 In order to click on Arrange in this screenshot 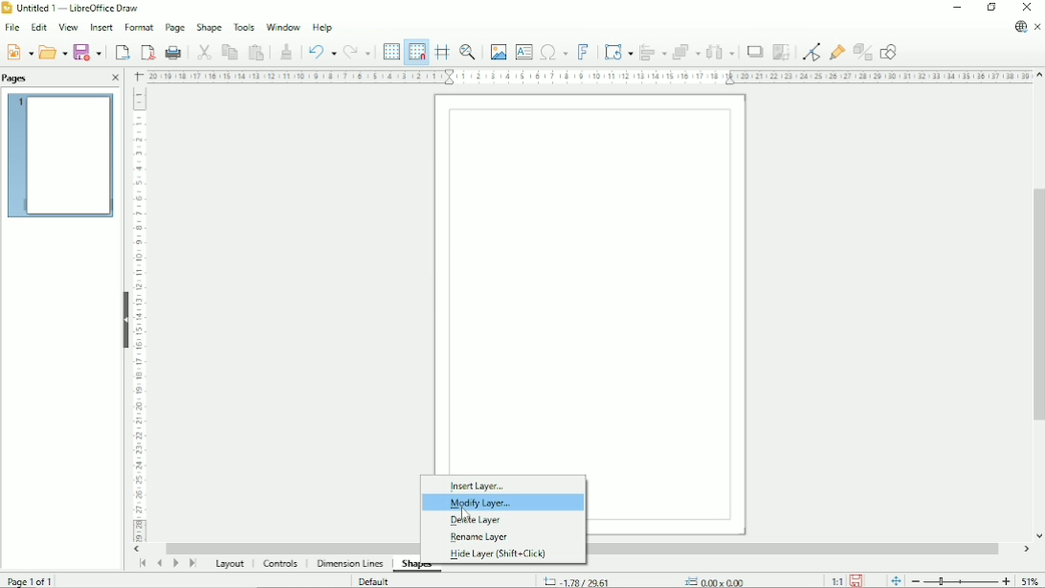, I will do `click(687, 52)`.